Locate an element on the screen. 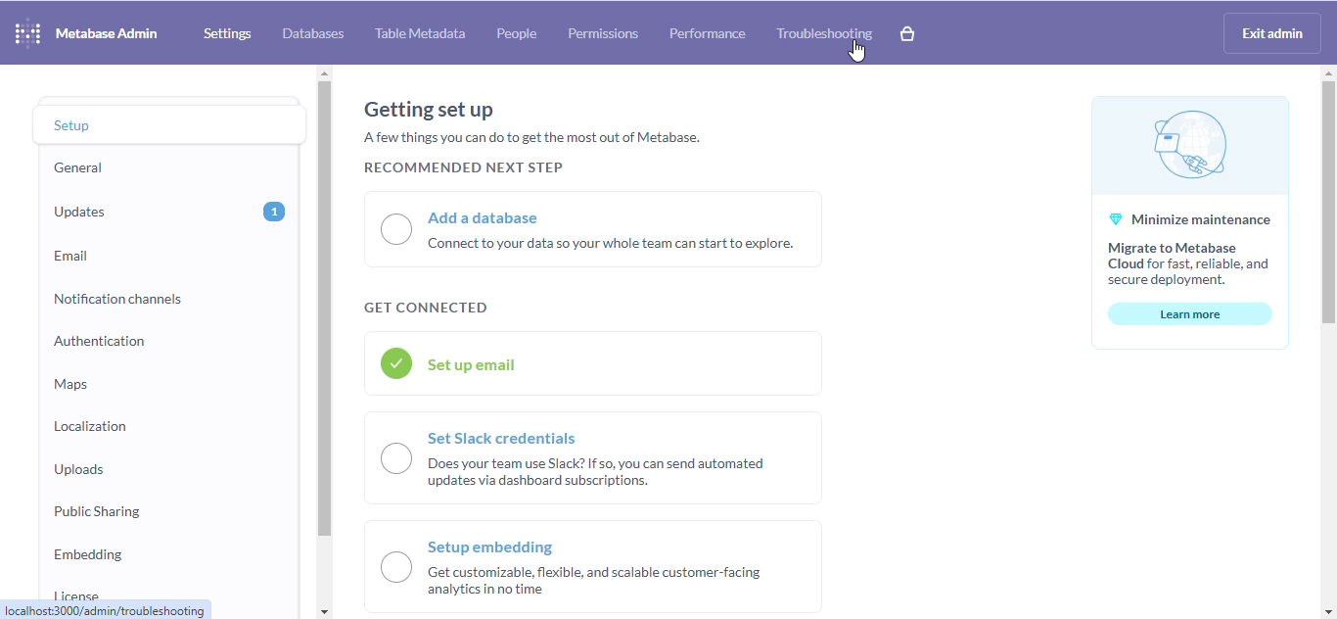 The height and width of the screenshot is (619, 1337). explore paid features is located at coordinates (907, 33).